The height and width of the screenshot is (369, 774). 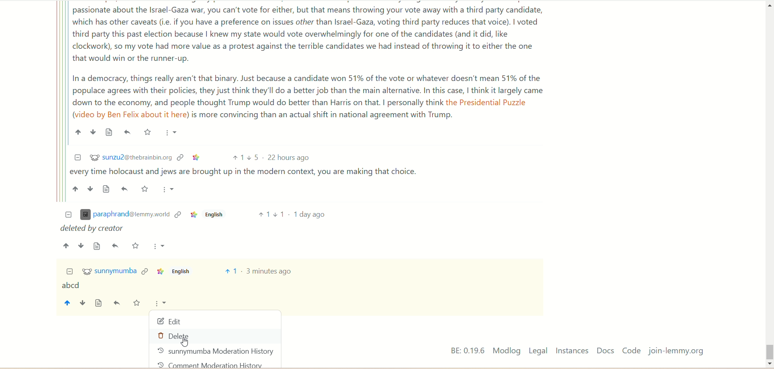 What do you see at coordinates (97, 246) in the screenshot?
I see `Source` at bounding box center [97, 246].